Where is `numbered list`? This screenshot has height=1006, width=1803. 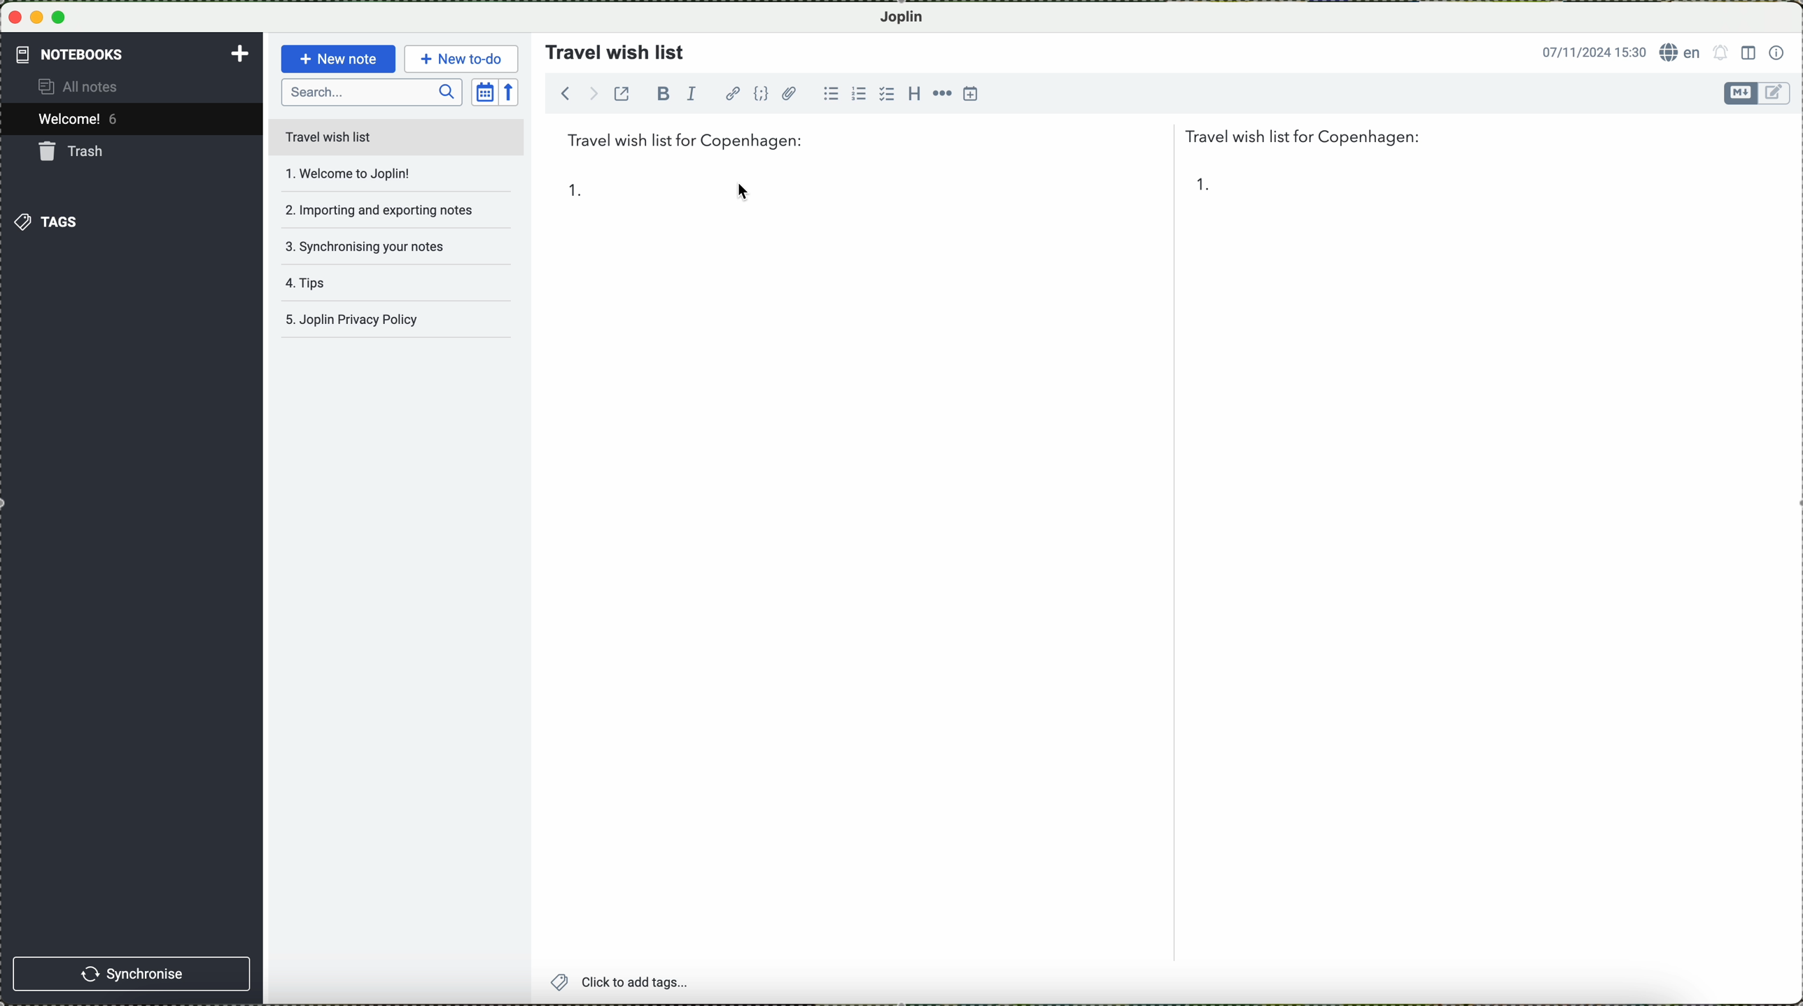
numbered list is located at coordinates (858, 88).